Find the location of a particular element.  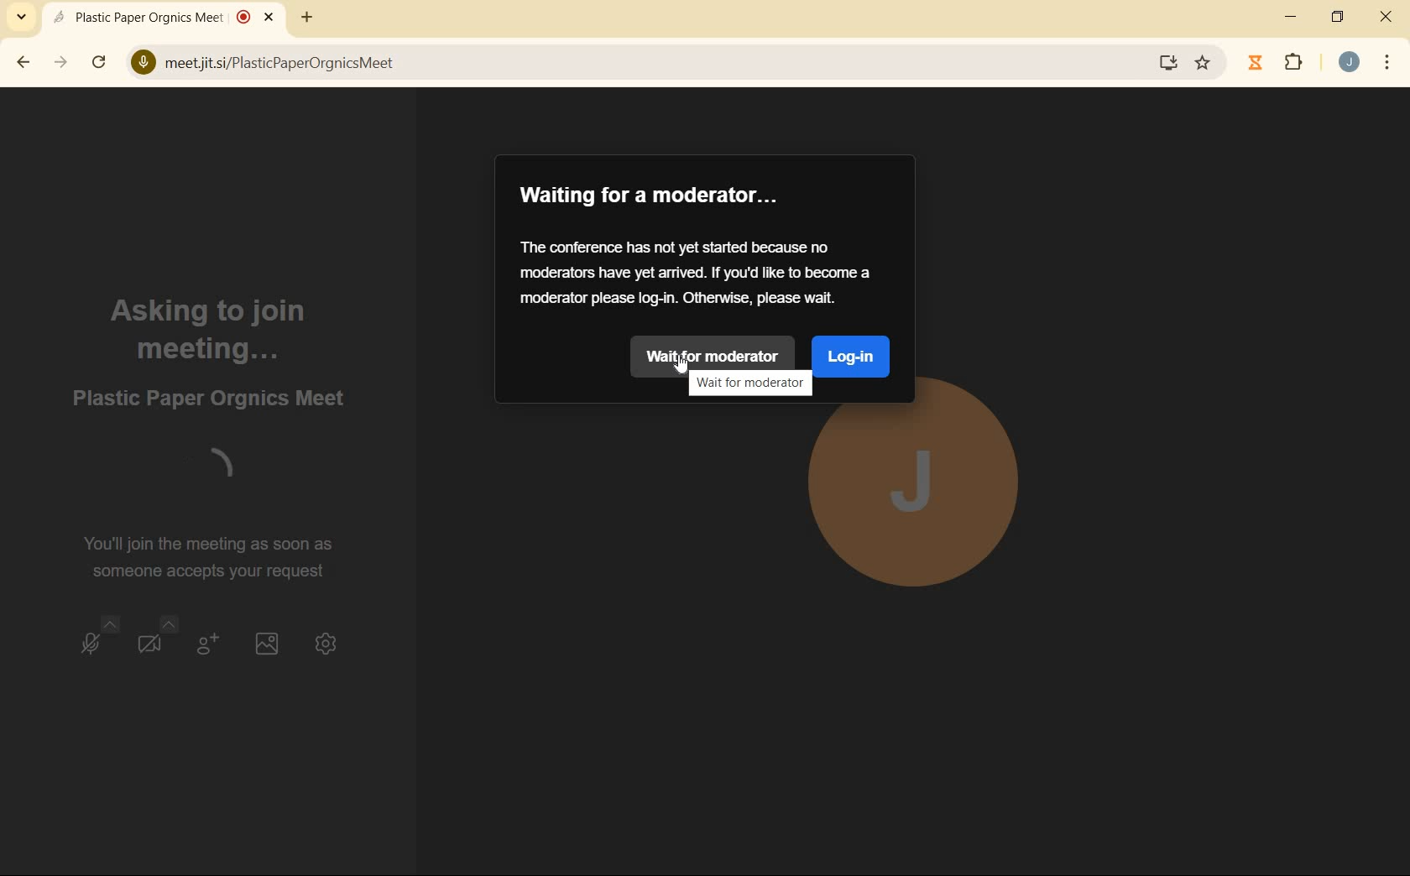

minimize is located at coordinates (1292, 17).